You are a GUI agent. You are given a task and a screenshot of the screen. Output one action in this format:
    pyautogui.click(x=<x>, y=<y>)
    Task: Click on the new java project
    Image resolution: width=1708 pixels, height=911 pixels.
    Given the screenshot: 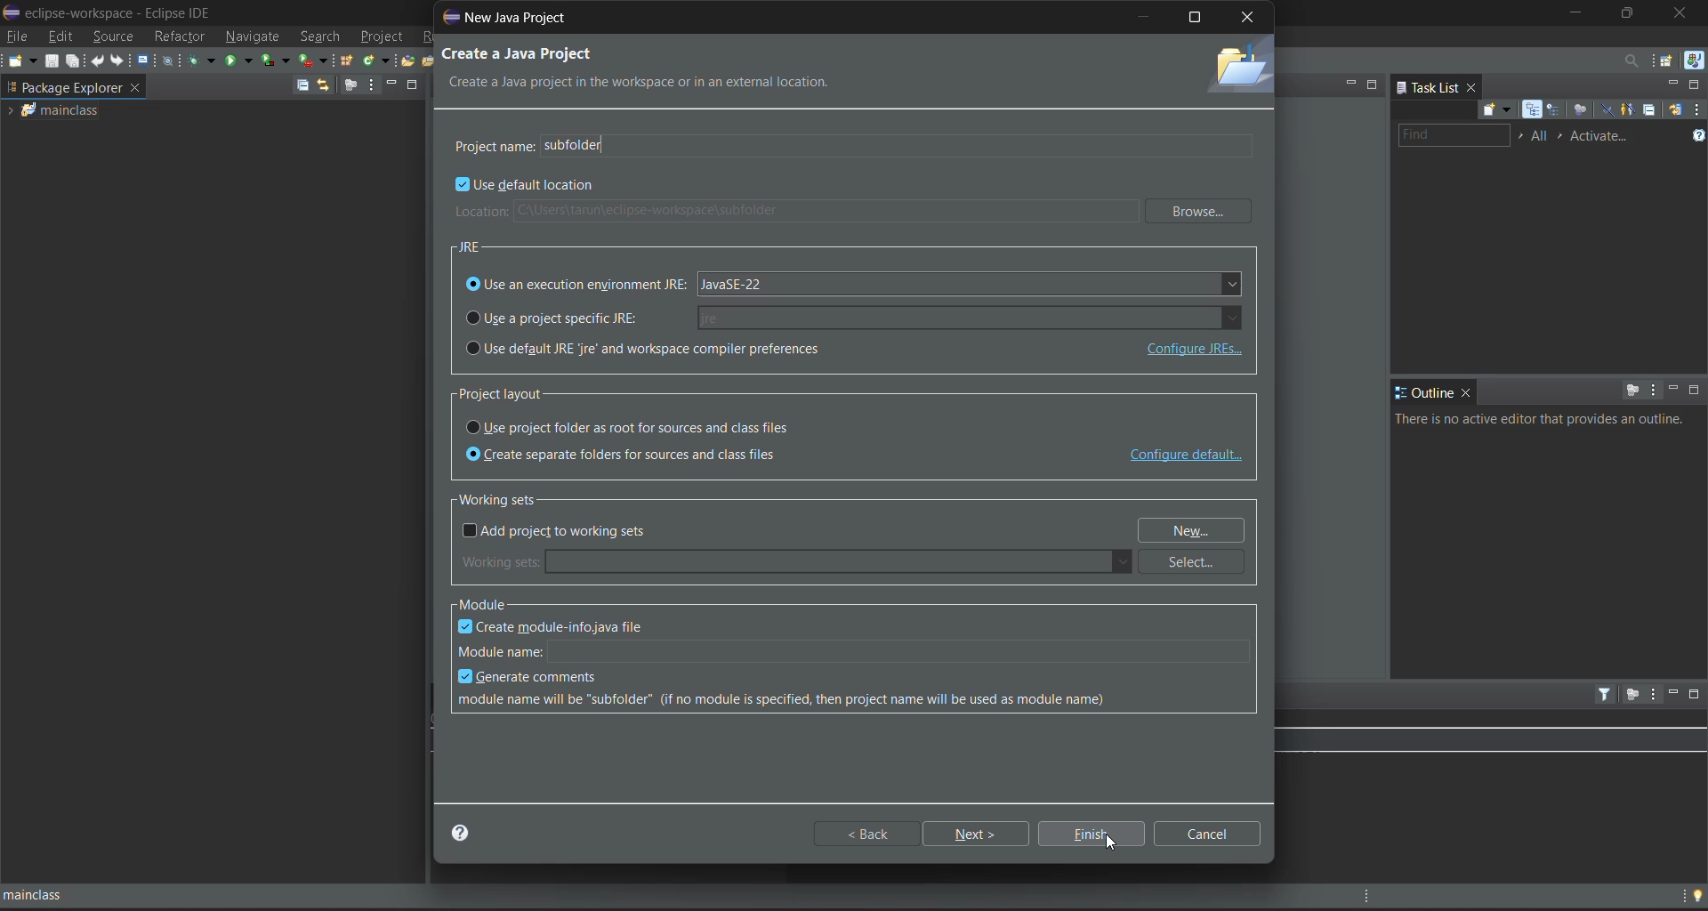 What is the action you would take?
    pyautogui.click(x=517, y=17)
    